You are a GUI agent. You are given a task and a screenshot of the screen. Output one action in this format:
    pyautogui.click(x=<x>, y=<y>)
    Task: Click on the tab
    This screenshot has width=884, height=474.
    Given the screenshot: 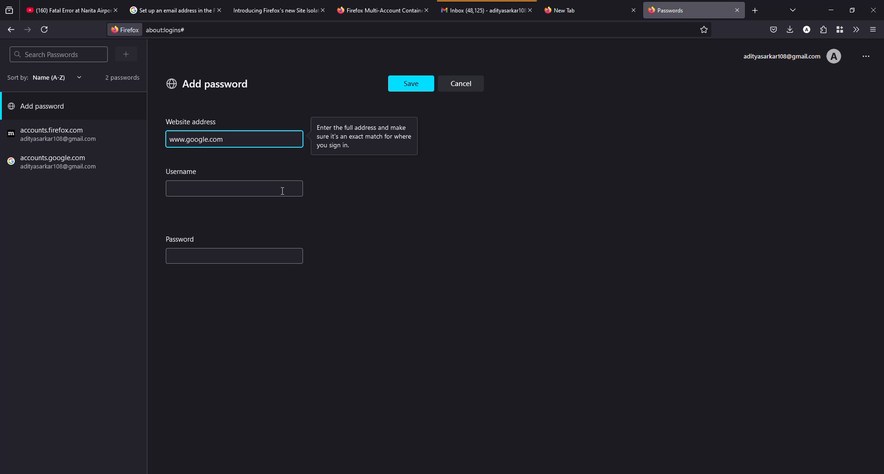 What is the action you would take?
    pyautogui.click(x=377, y=10)
    